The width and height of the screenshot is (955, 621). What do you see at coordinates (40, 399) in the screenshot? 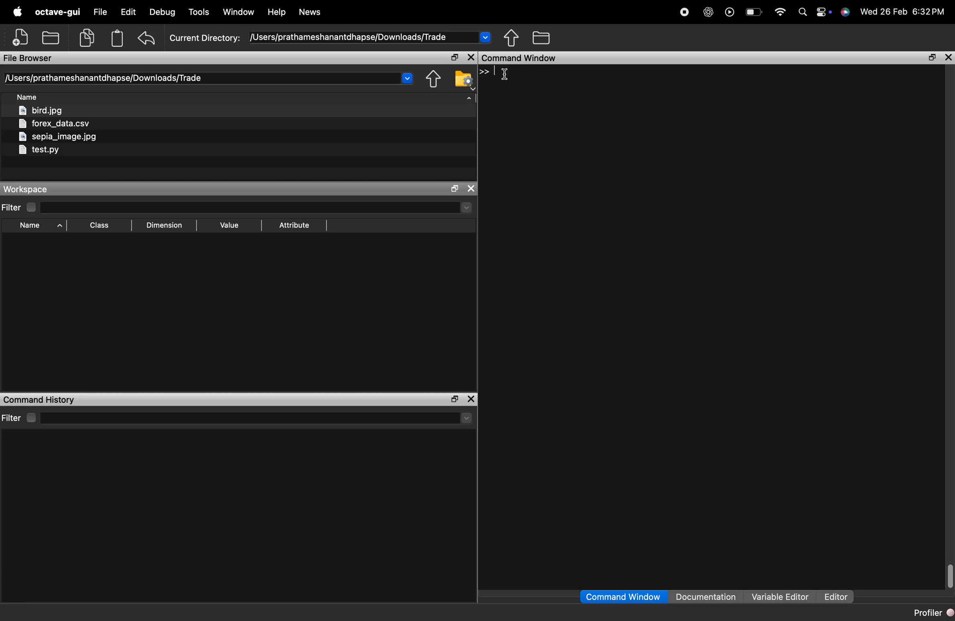
I see `command history` at bounding box center [40, 399].